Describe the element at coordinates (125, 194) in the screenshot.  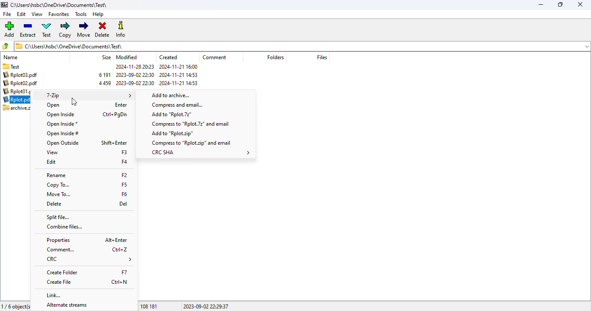
I see `shortcut for move to` at that location.